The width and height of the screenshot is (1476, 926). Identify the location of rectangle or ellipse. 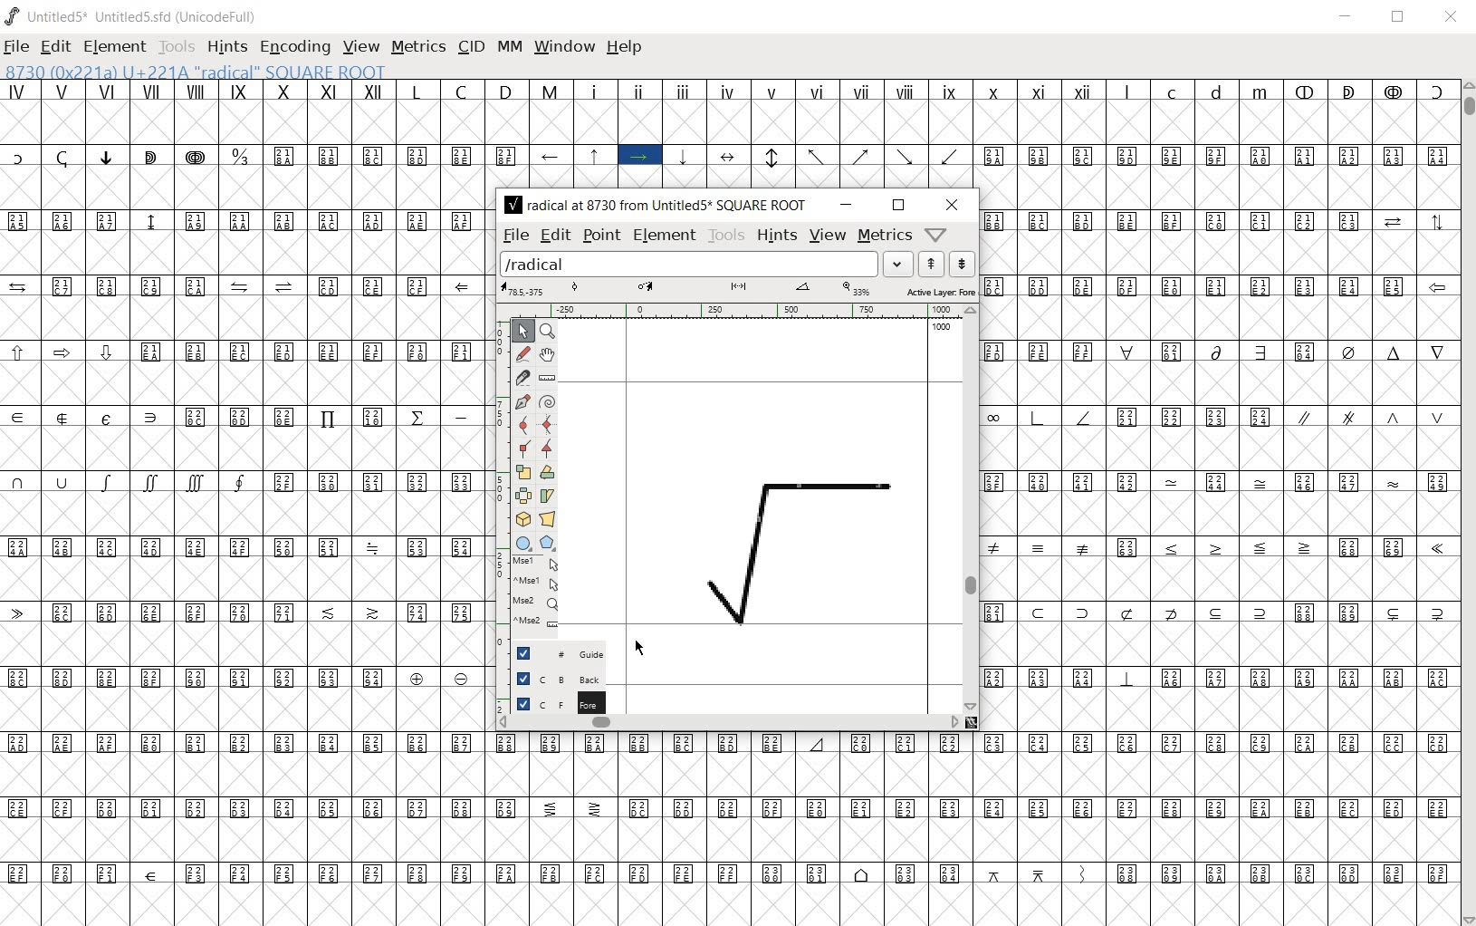
(522, 543).